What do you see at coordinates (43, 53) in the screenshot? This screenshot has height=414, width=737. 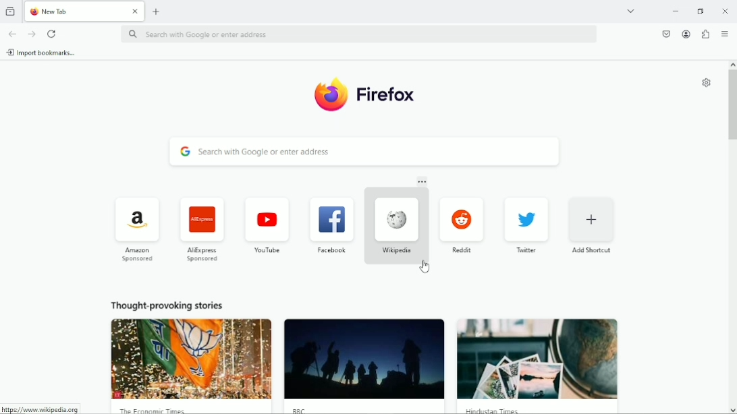 I see `Import bookmarks` at bounding box center [43, 53].